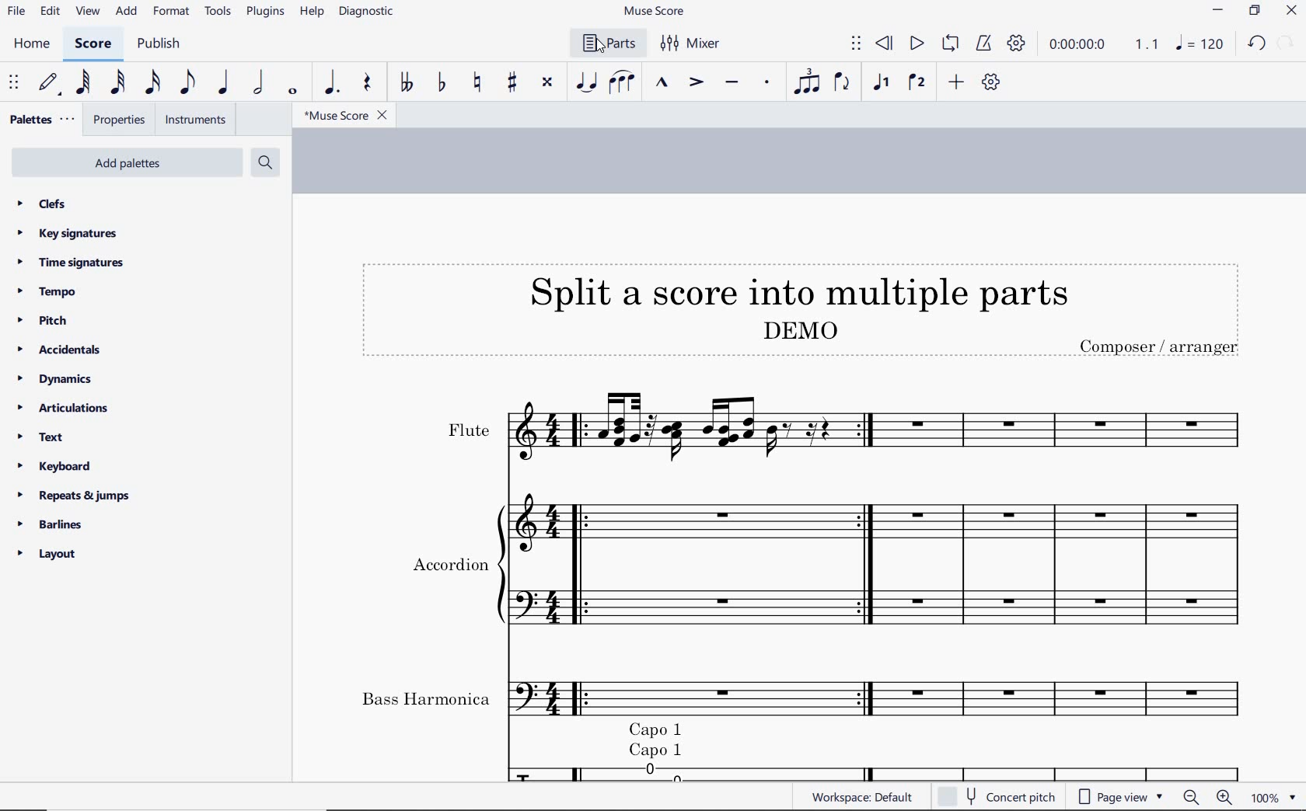 This screenshot has width=1306, height=811. What do you see at coordinates (406, 83) in the screenshot?
I see `toggle double-flat` at bounding box center [406, 83].